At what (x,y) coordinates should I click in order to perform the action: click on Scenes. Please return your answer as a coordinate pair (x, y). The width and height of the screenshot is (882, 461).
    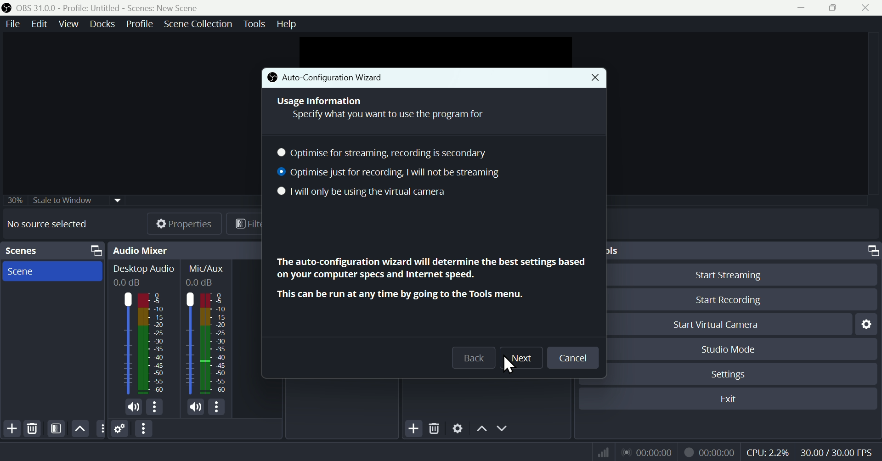
    Looking at the image, I should click on (21, 250).